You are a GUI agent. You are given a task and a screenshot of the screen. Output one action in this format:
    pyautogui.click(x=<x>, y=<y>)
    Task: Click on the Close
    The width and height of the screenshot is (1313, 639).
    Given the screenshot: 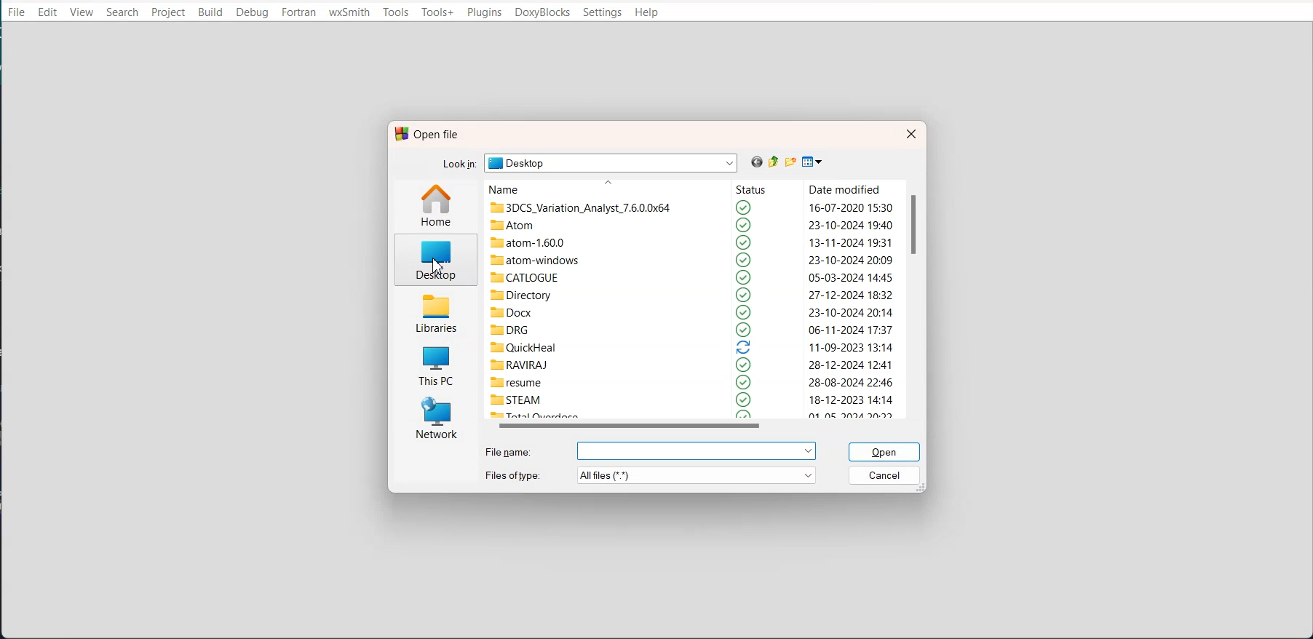 What is the action you would take?
    pyautogui.click(x=909, y=133)
    